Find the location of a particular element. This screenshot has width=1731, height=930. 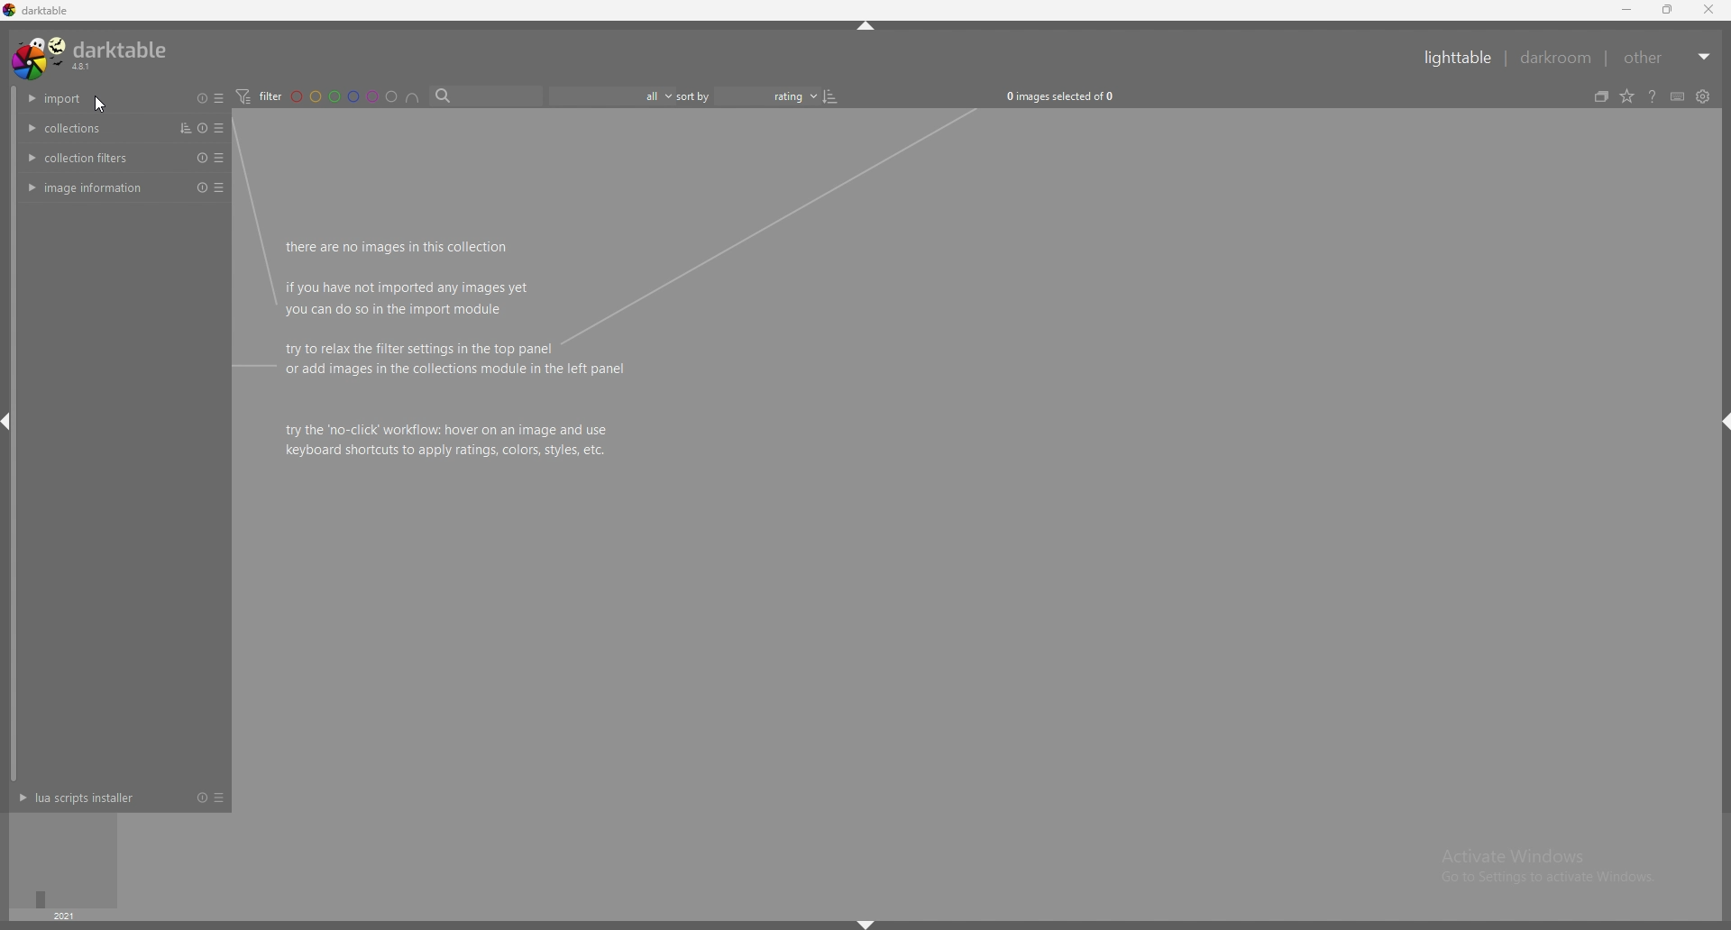

there are no images in this collection if you have not imported any images yet you can do so in the import module try to relax the filter settings in the top panel or add the images in the collection module in the left panel try the 'no-click' workflow: hover on an image and use keyboard shortcuts to apply ratings, colors, styles, etc is located at coordinates (461, 350).